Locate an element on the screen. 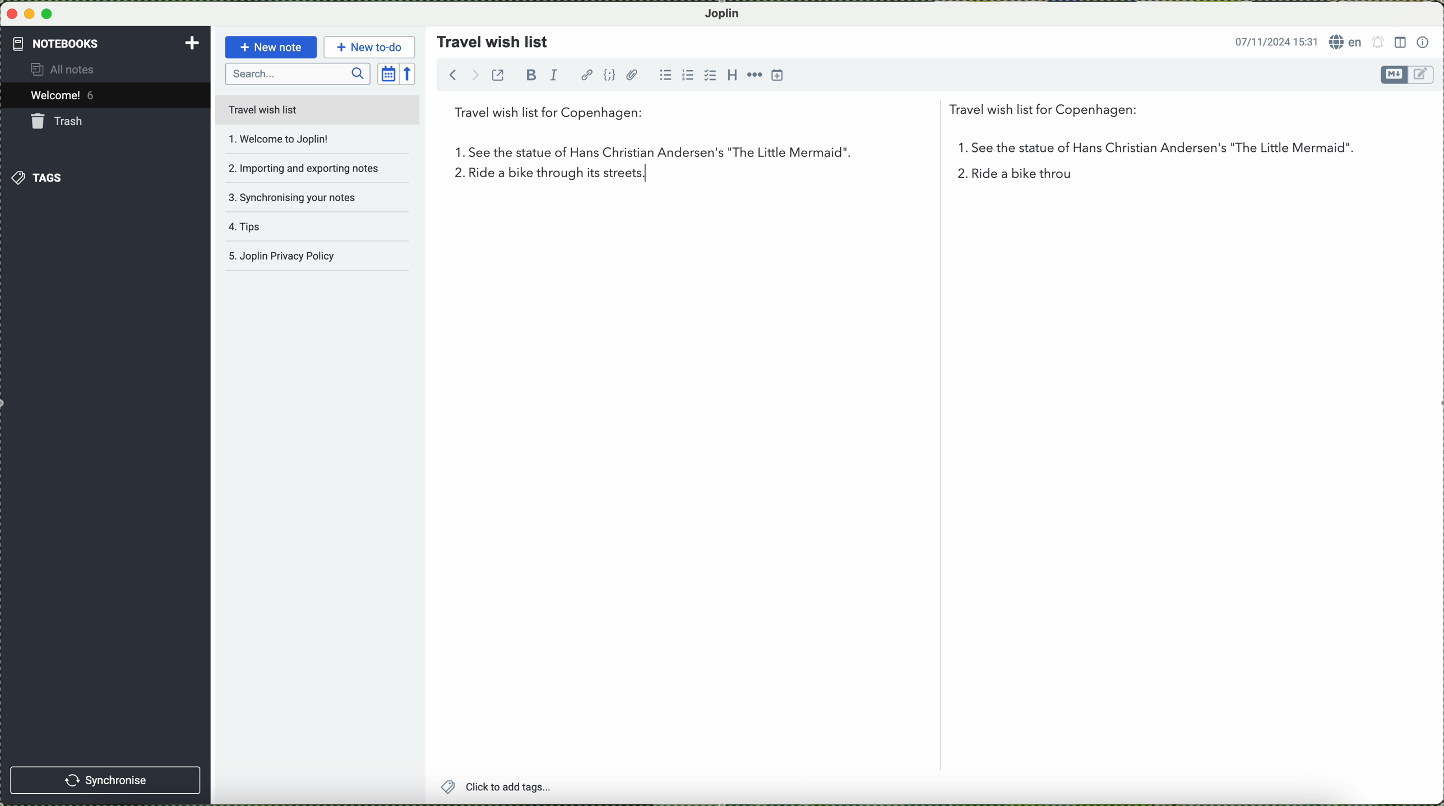  italic is located at coordinates (557, 76).